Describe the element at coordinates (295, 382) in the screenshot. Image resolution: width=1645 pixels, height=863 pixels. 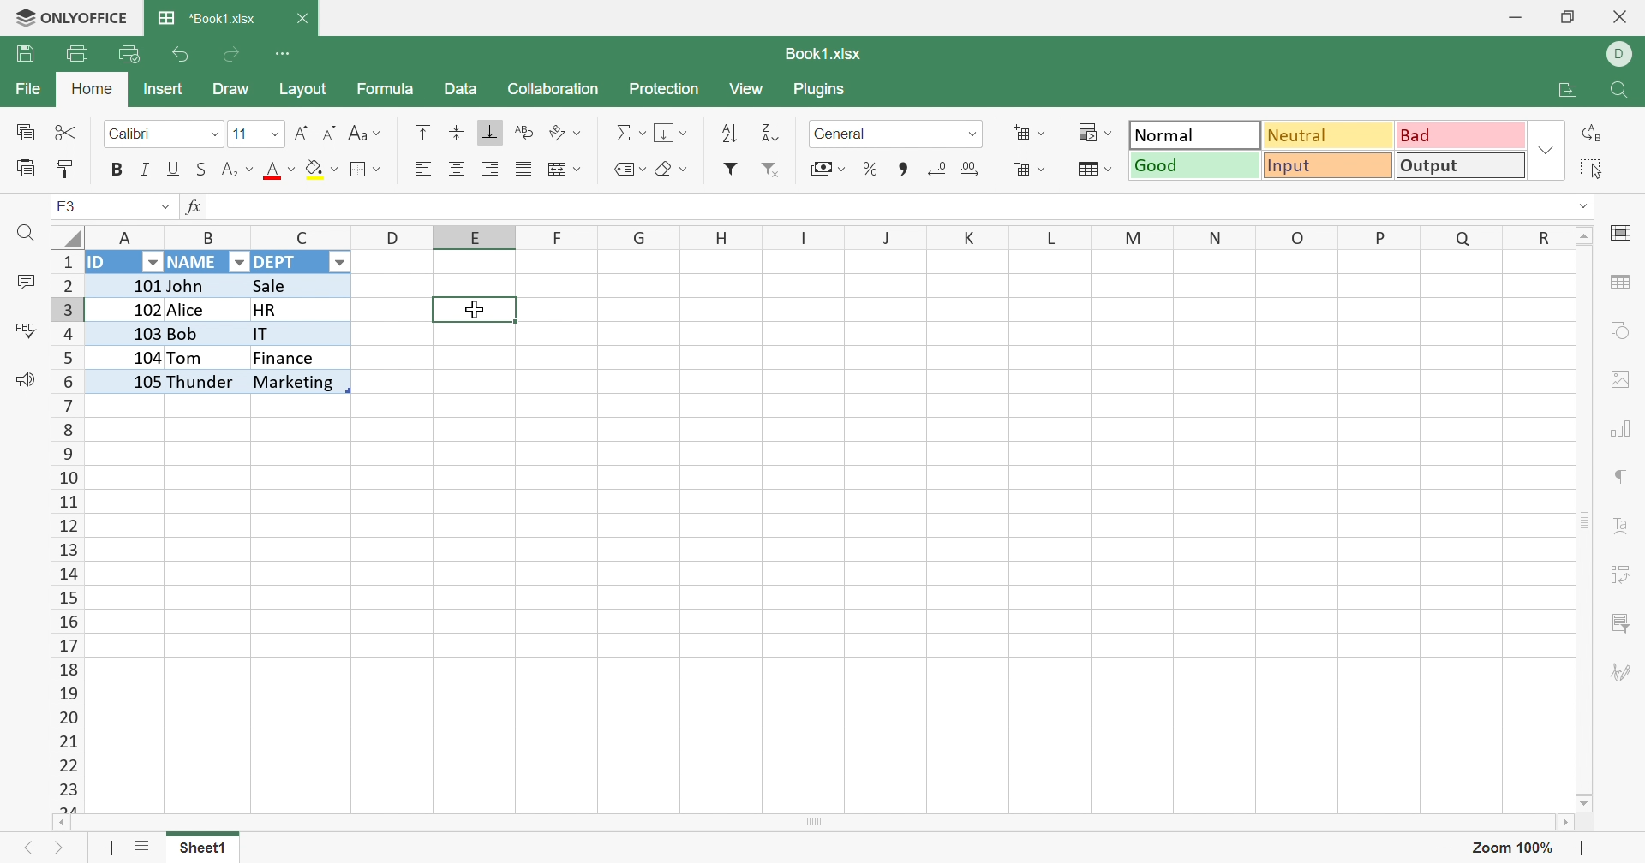
I see `Marketing` at that location.